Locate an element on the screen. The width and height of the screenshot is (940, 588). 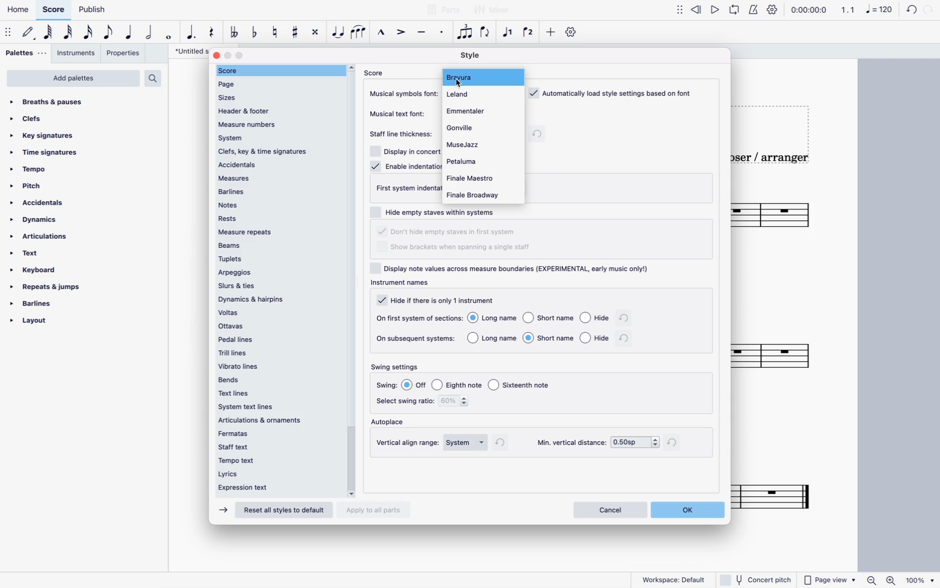
minimize is located at coordinates (228, 55).